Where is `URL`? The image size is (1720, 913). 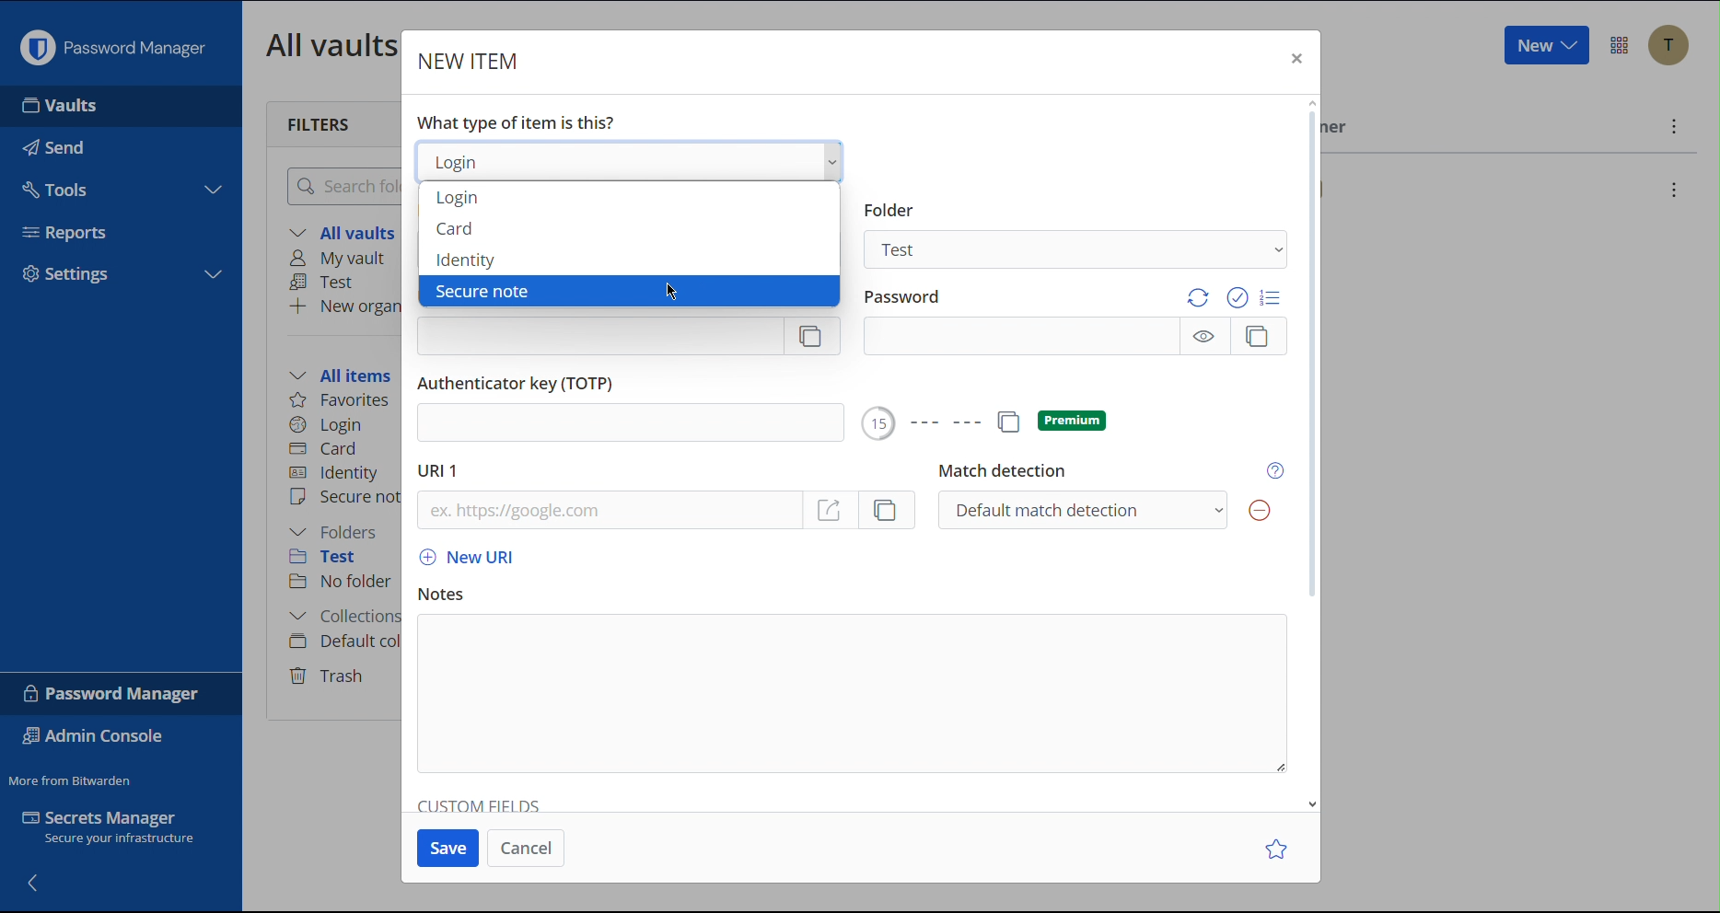
URL is located at coordinates (606, 511).